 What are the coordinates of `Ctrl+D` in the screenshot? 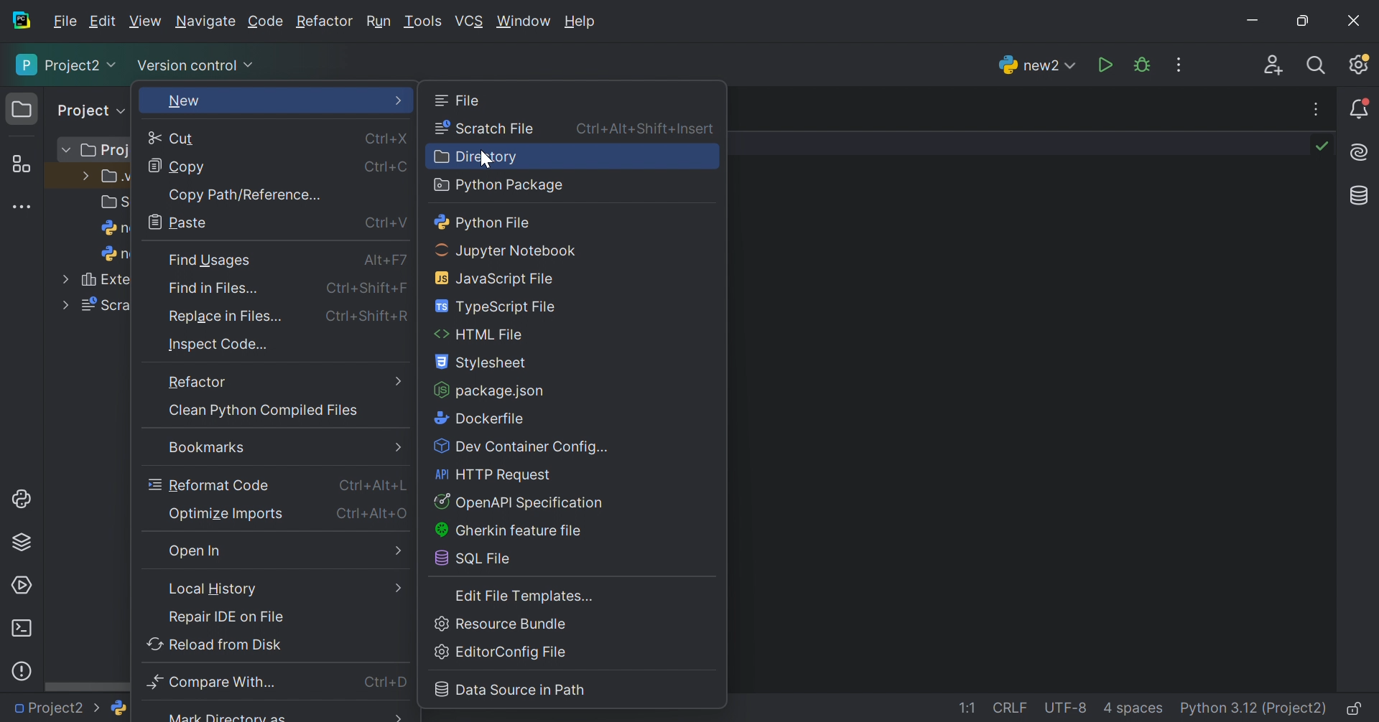 It's located at (386, 681).